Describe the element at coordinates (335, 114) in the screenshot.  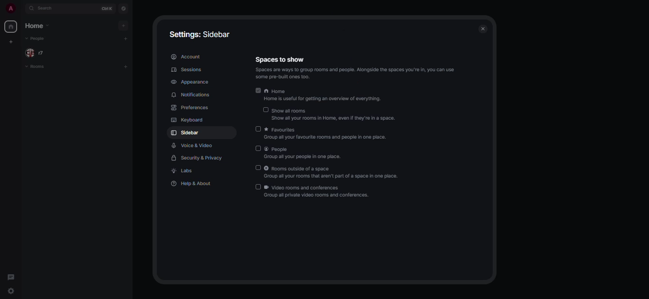
I see `show all rooms` at that location.